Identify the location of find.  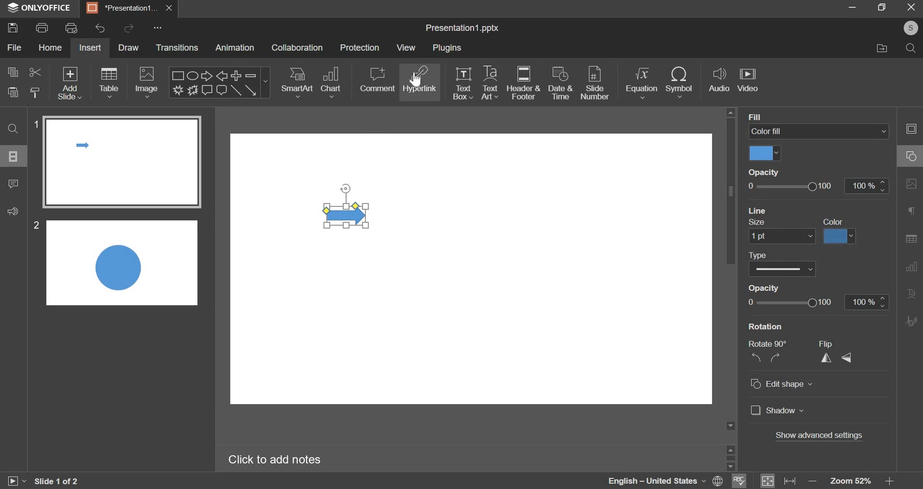
(12, 128).